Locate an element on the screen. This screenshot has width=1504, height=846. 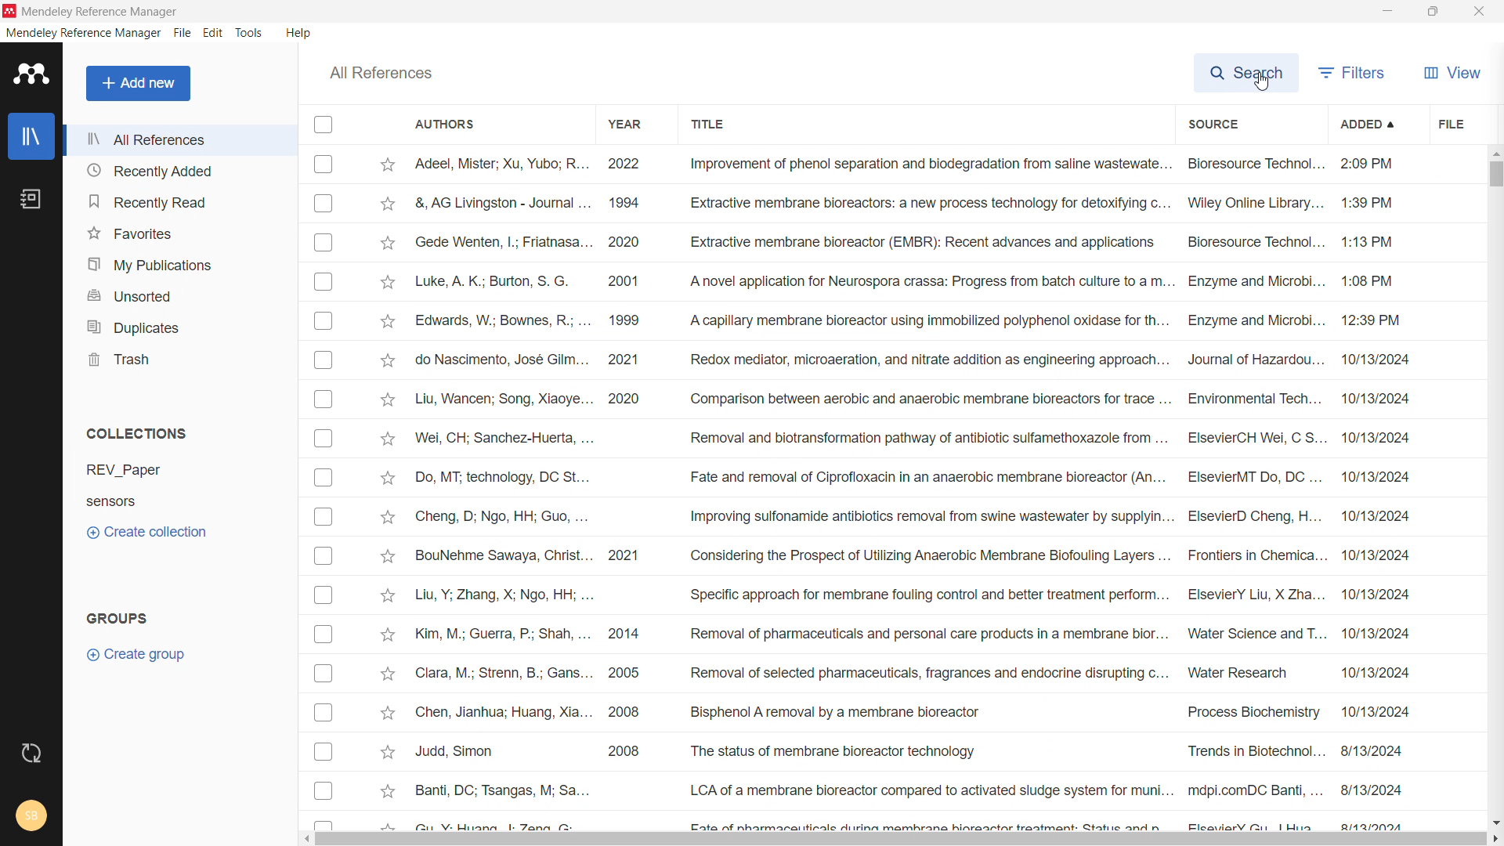
REV_Paper is located at coordinates (163, 471).